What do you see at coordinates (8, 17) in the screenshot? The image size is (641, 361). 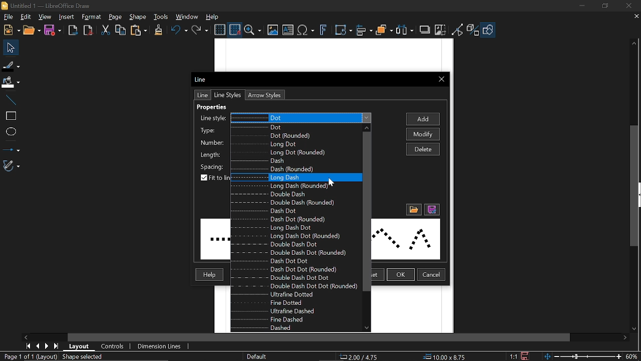 I see `File` at bounding box center [8, 17].